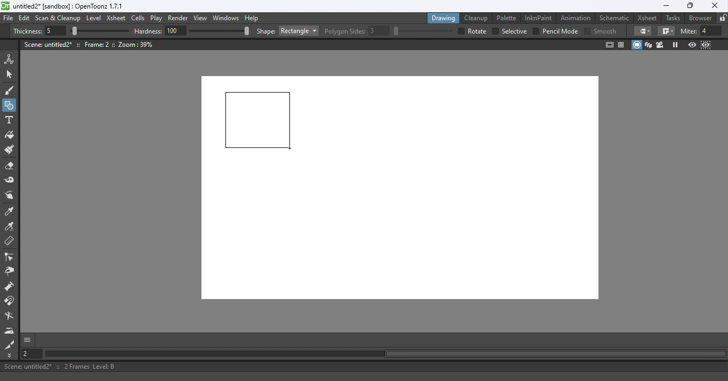 This screenshot has height=381, width=728. Describe the element at coordinates (536, 31) in the screenshot. I see `checkbox` at that location.